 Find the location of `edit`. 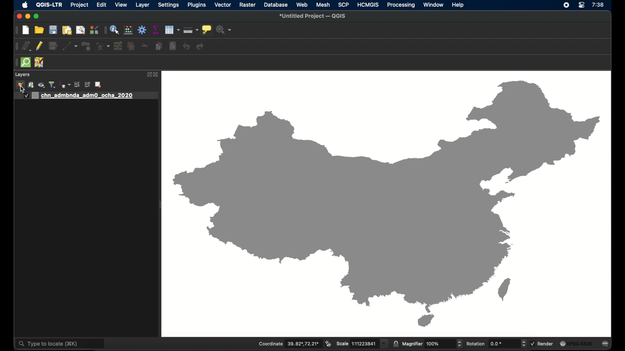

edit is located at coordinates (102, 5).